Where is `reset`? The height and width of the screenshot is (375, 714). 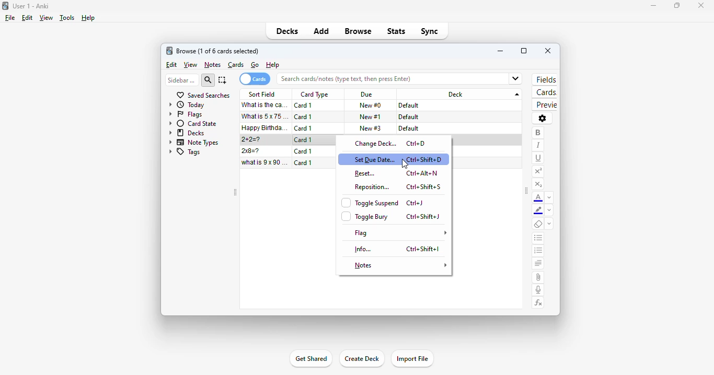
reset is located at coordinates (364, 173).